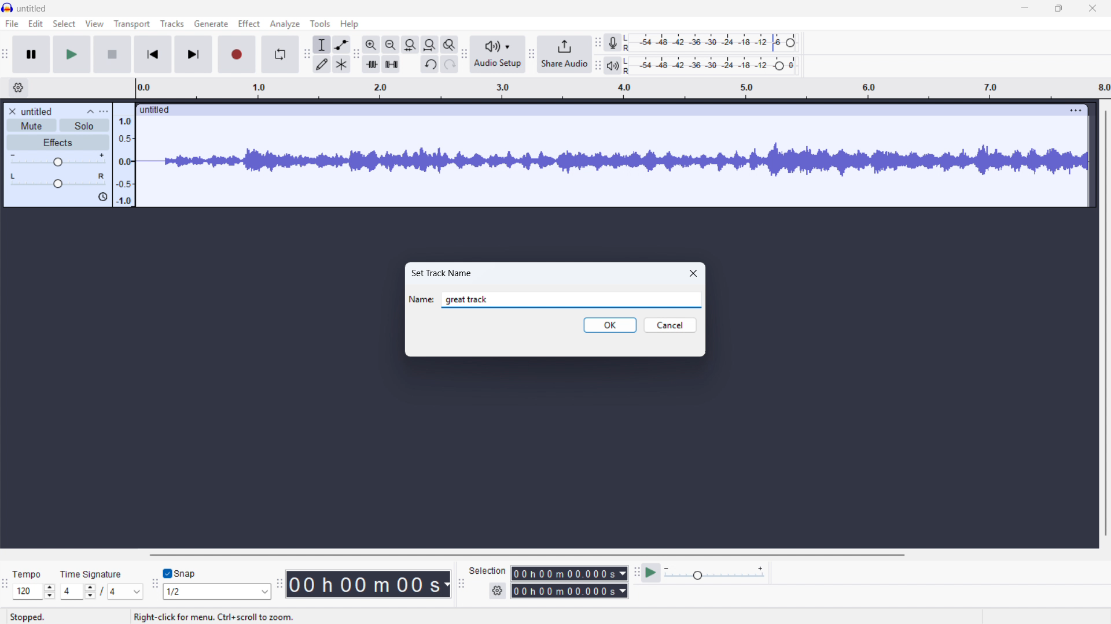  Describe the element at coordinates (72, 55) in the screenshot. I see `play ` at that location.